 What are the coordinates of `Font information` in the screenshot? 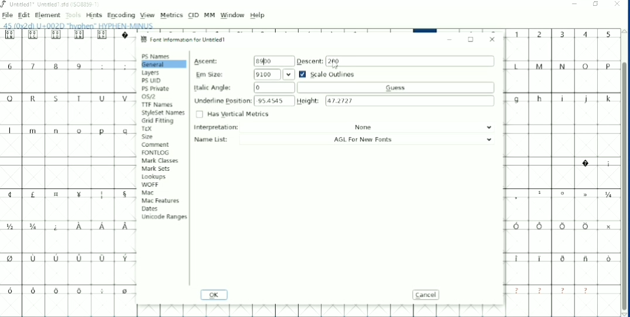 It's located at (186, 39).